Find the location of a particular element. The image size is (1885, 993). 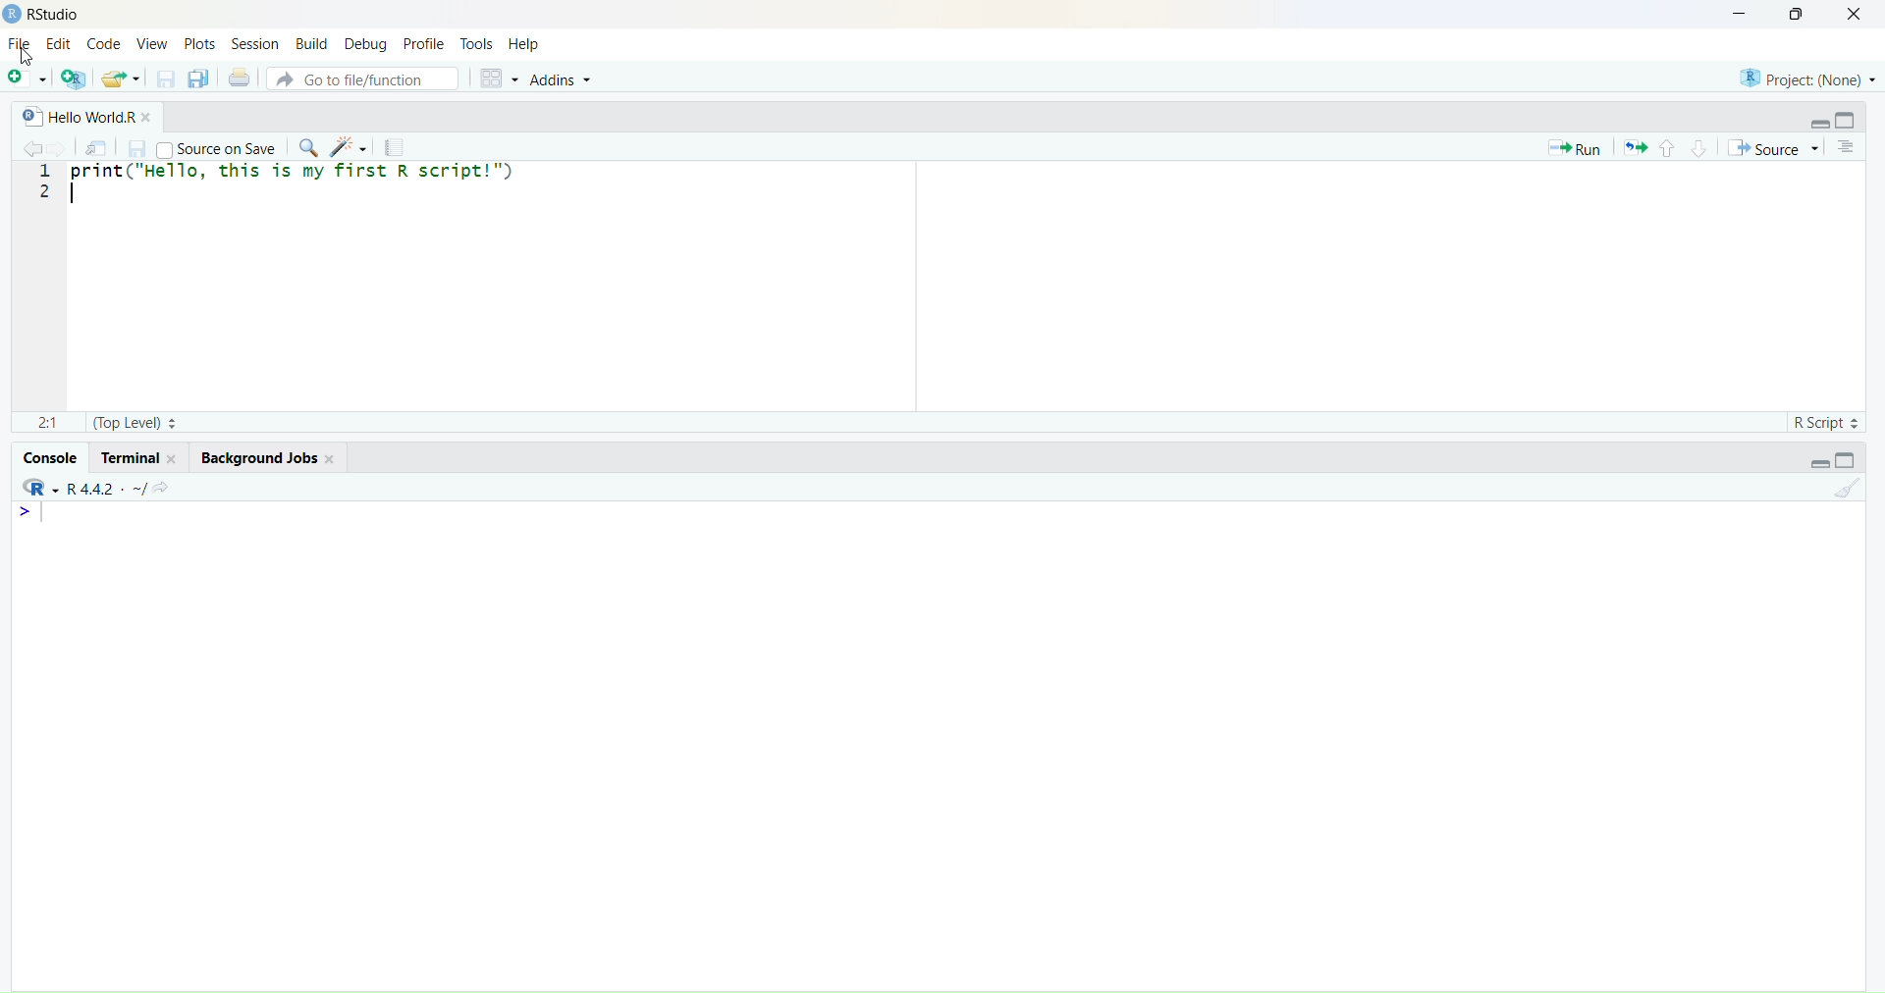

Workspace panes is located at coordinates (497, 78).